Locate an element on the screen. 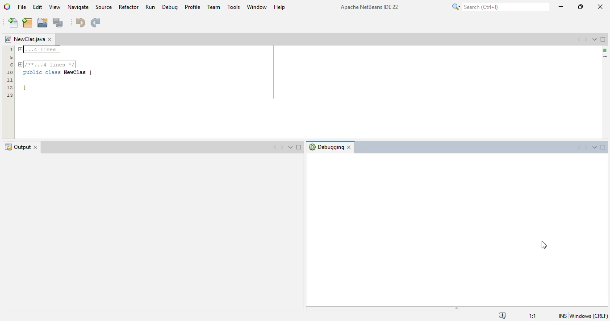  logo is located at coordinates (8, 7).